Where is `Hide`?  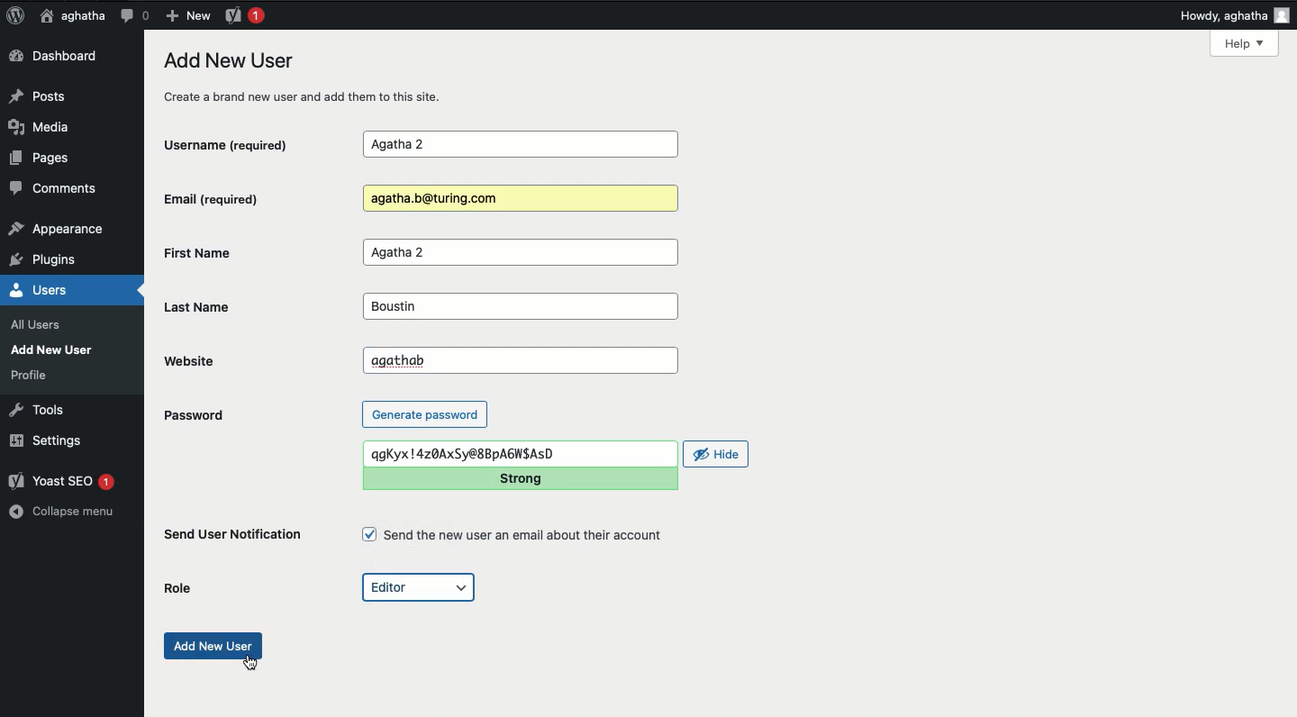 Hide is located at coordinates (717, 454).